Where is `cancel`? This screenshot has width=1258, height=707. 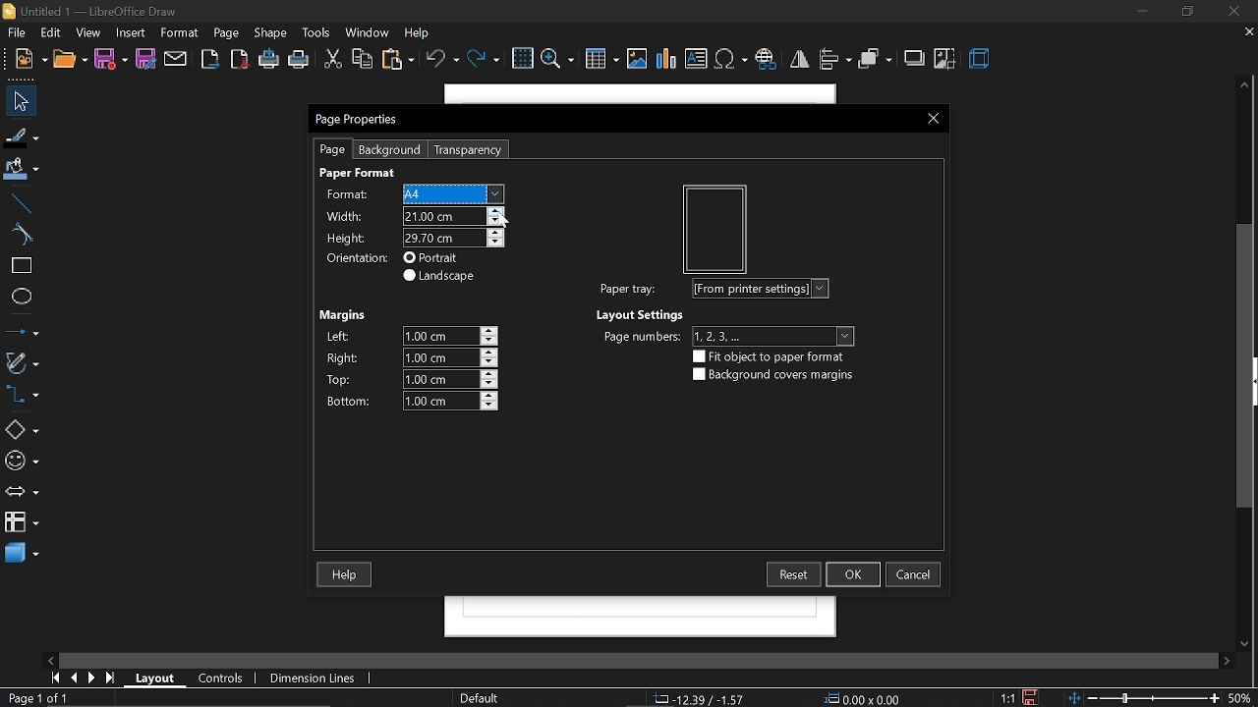 cancel is located at coordinates (914, 574).